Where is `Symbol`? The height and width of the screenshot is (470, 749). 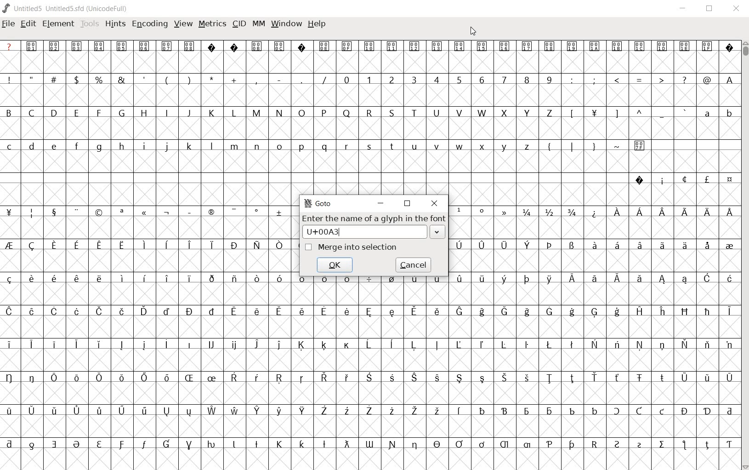 Symbol is located at coordinates (348, 46).